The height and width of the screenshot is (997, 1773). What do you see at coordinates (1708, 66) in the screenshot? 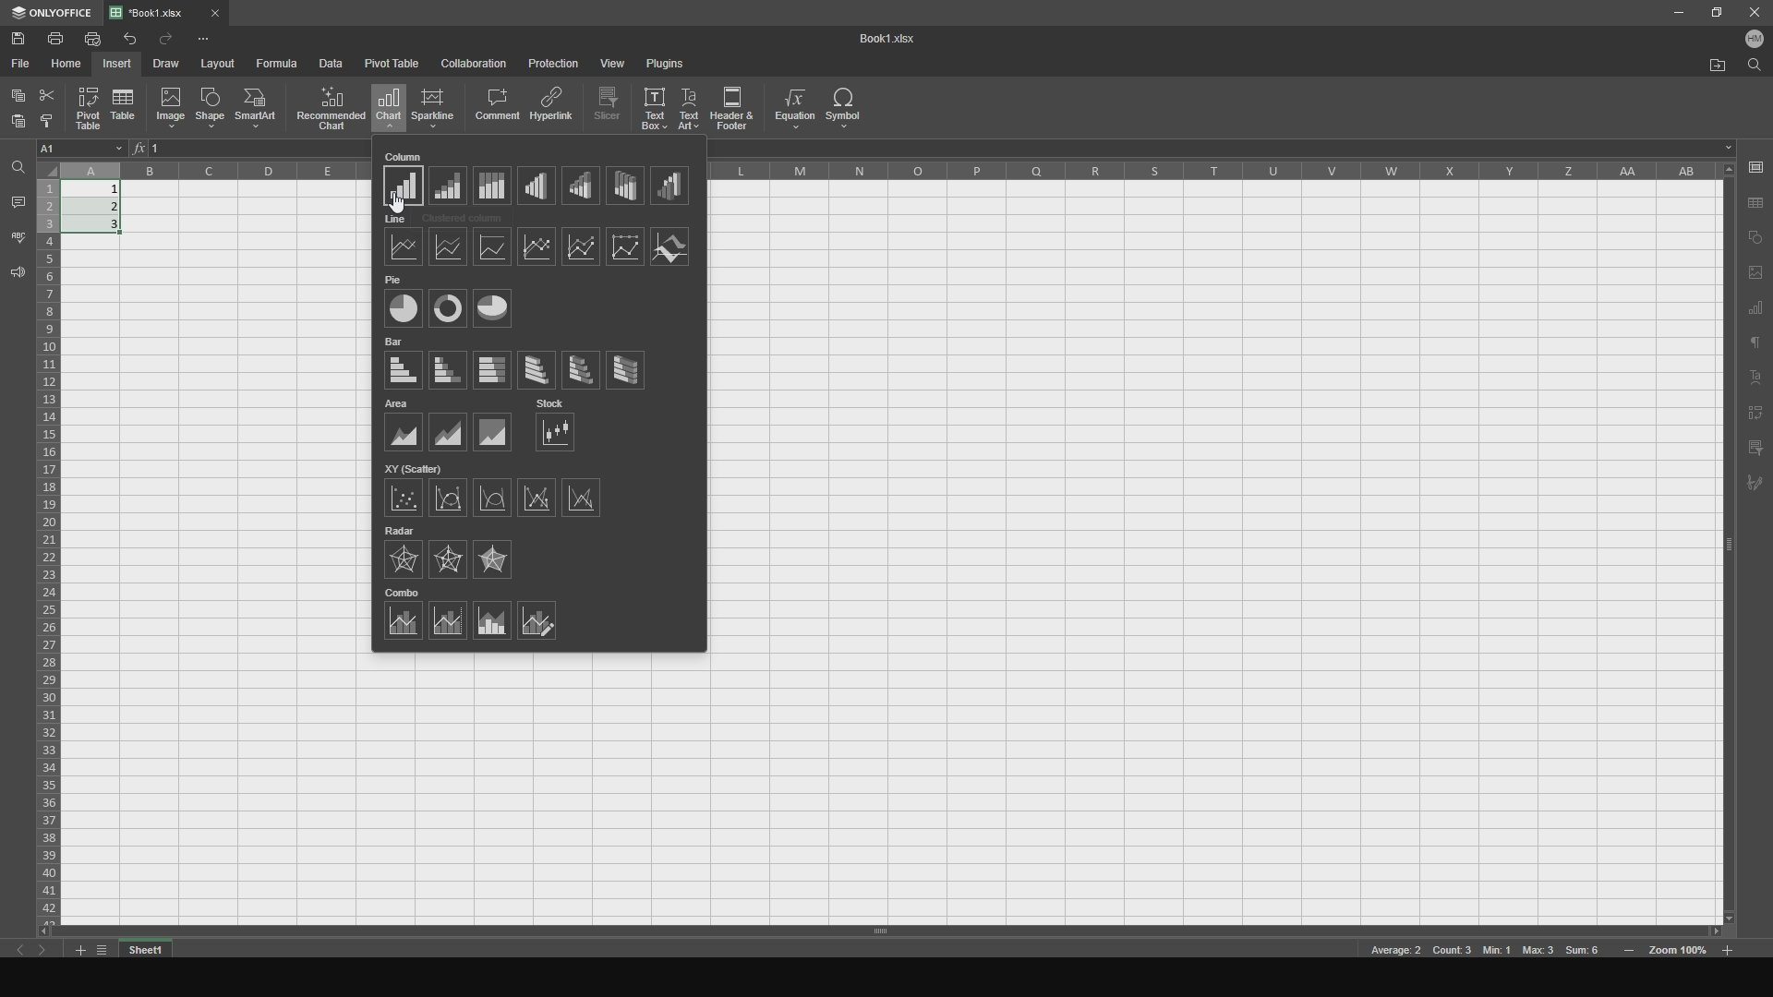
I see `open file location` at bounding box center [1708, 66].